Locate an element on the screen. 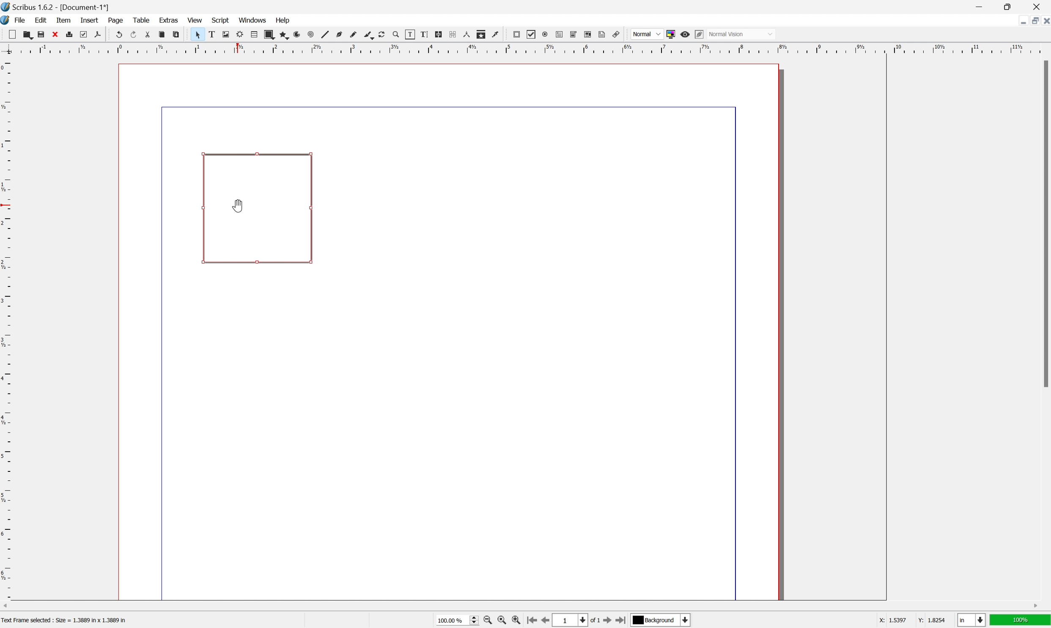  scribus 1.6.2 - [document-1*] is located at coordinates (55, 6).